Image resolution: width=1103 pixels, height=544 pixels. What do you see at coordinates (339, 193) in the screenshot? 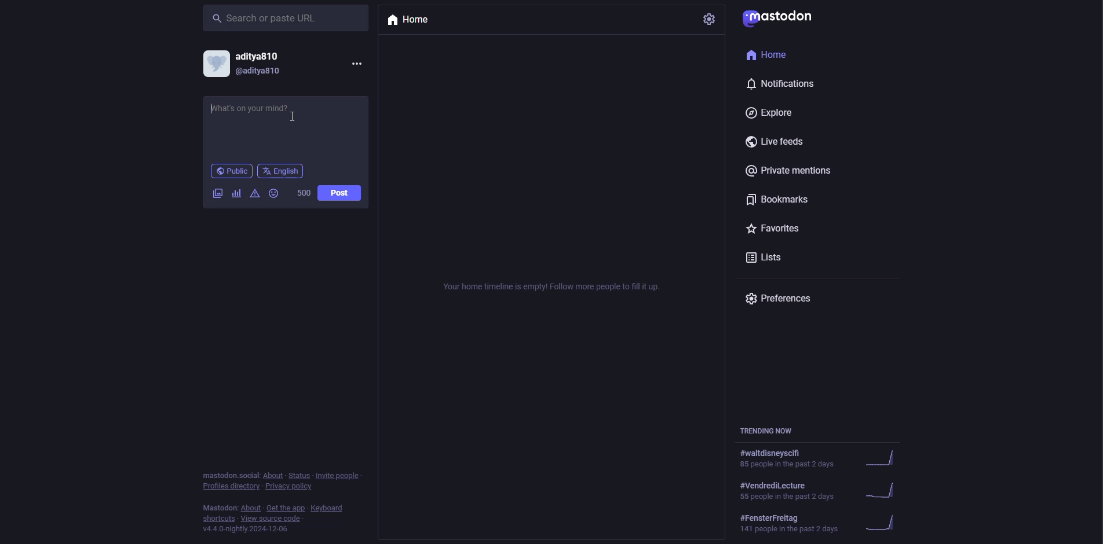
I see `post` at bounding box center [339, 193].